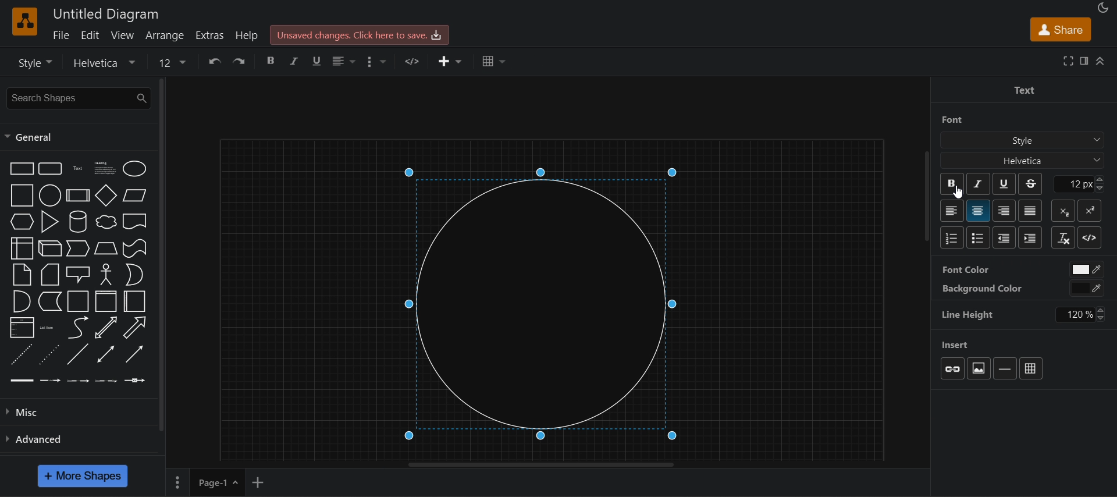  I want to click on logo, so click(23, 22).